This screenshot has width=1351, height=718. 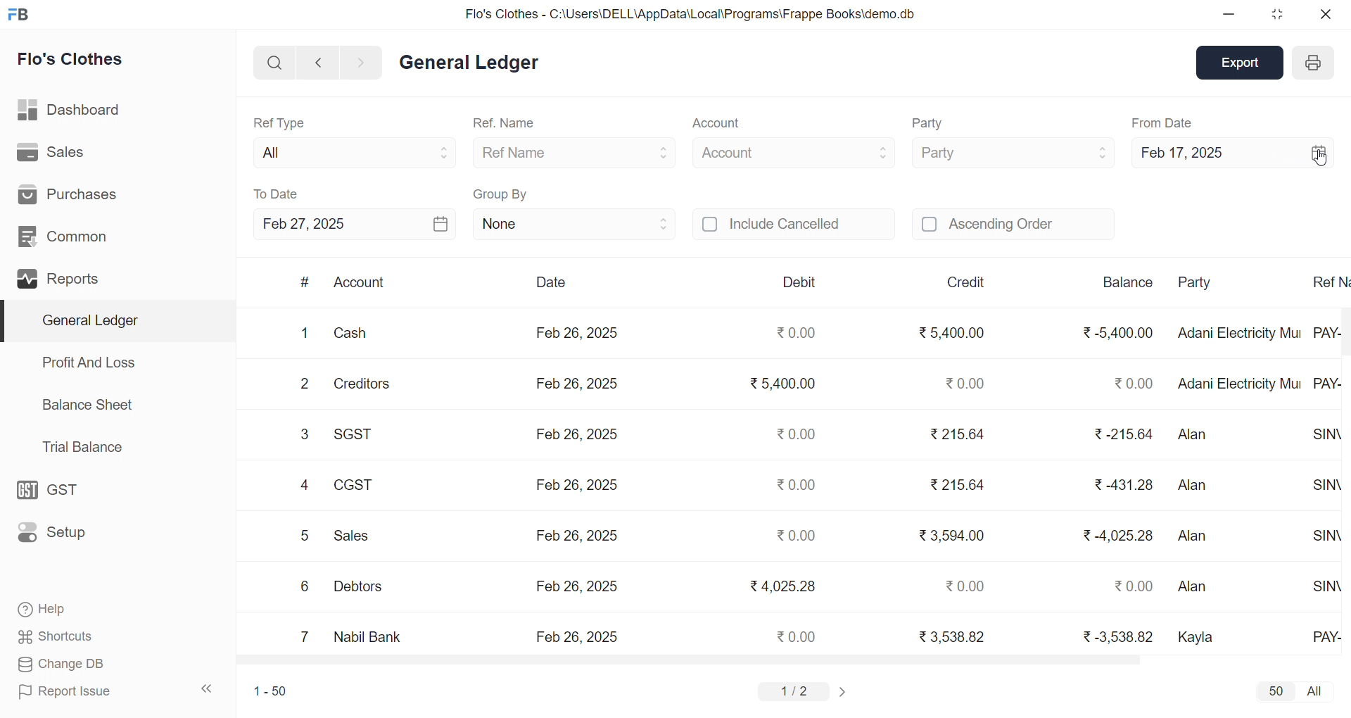 I want to click on From Date, so click(x=1162, y=122).